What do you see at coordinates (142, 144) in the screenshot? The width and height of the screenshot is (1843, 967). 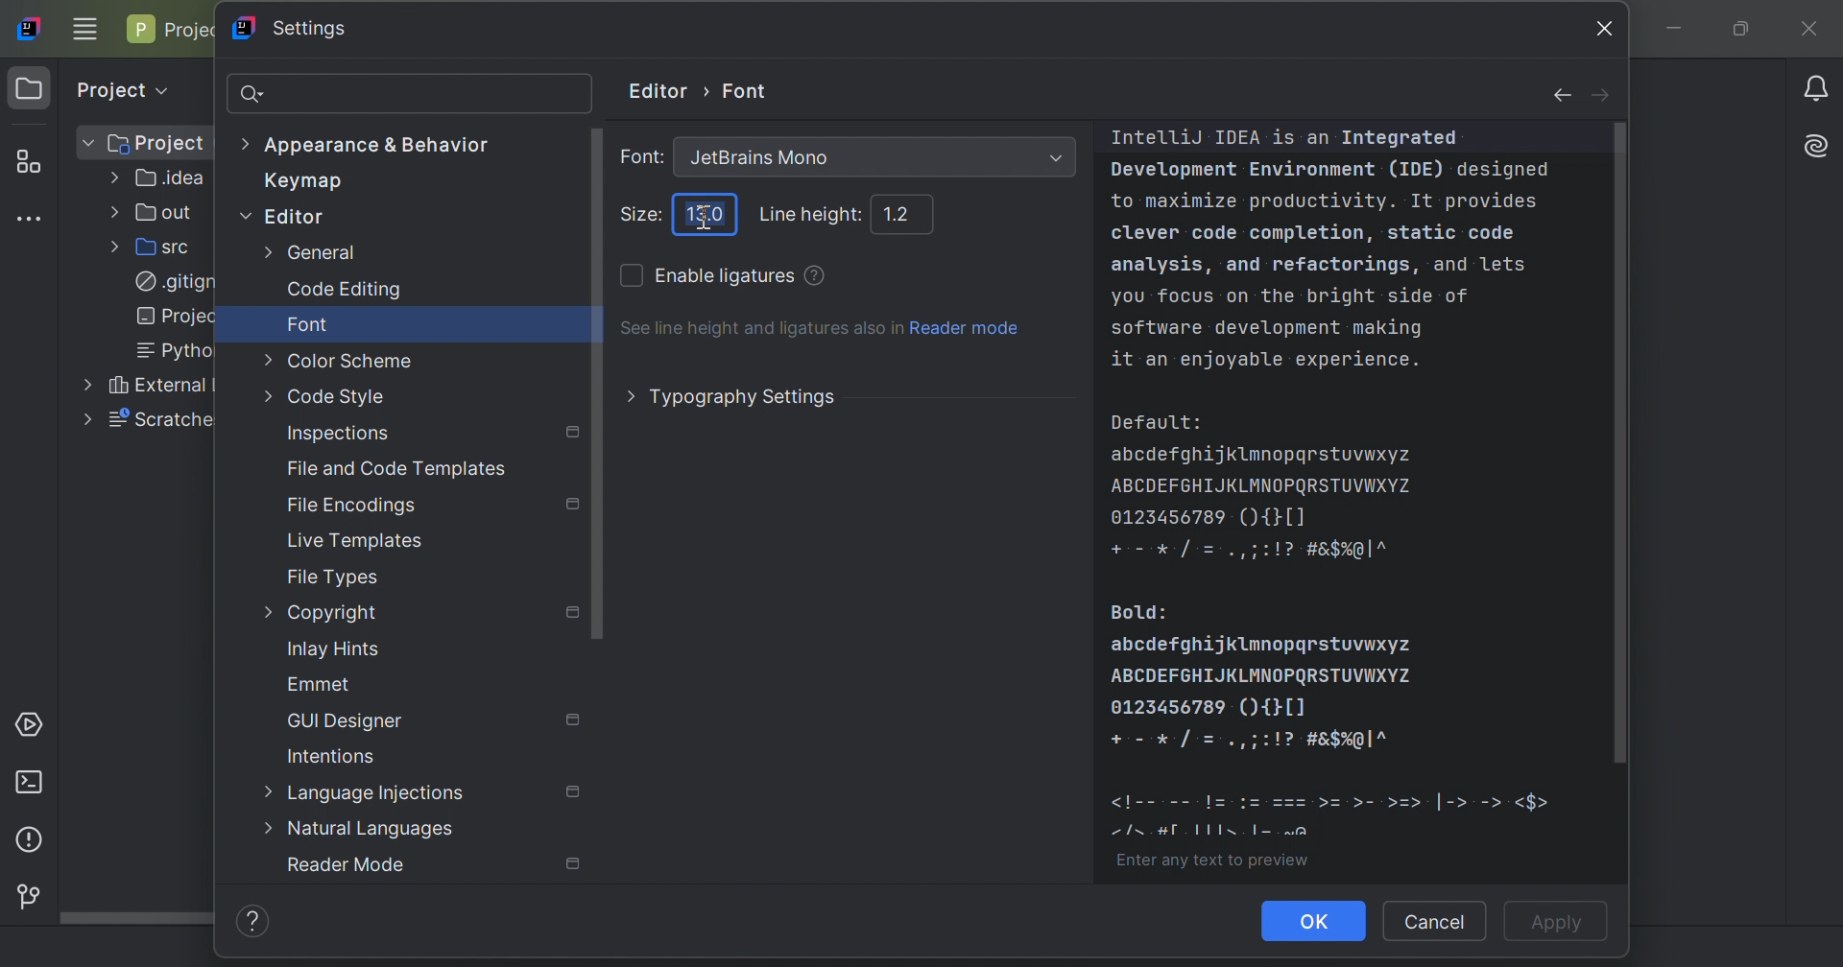 I see `Project` at bounding box center [142, 144].